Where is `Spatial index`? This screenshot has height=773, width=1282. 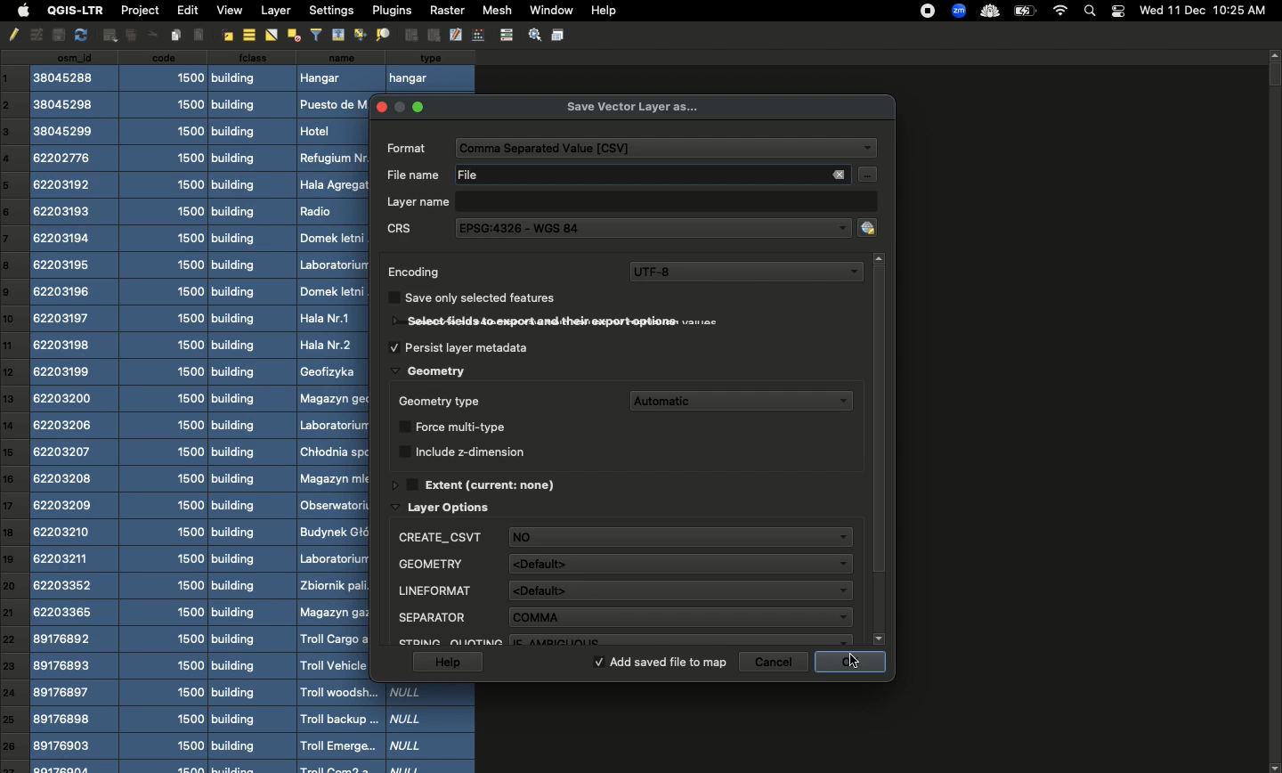
Spatial index is located at coordinates (624, 638).